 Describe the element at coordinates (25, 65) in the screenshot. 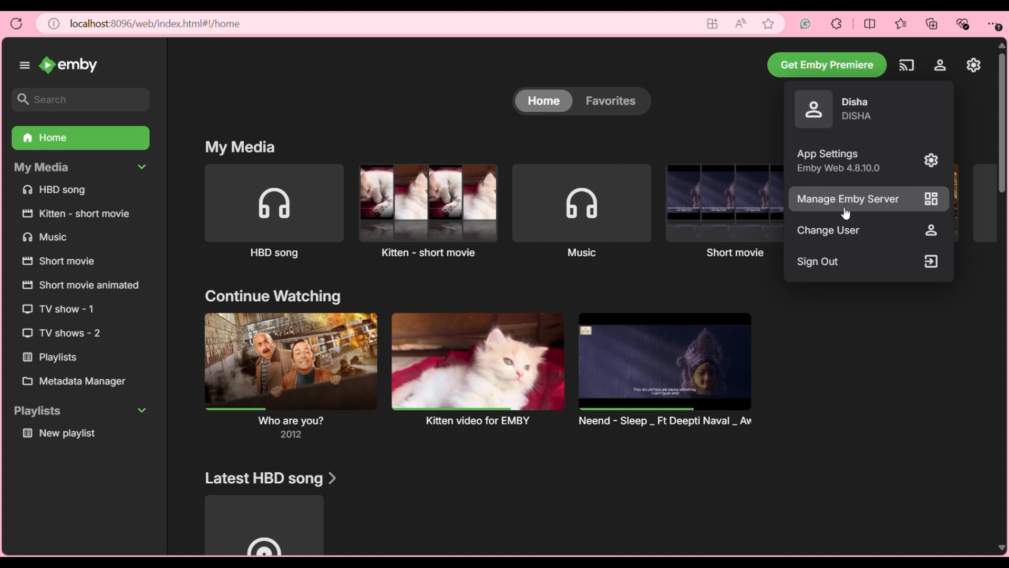

I see `Show/Hide left panel` at that location.